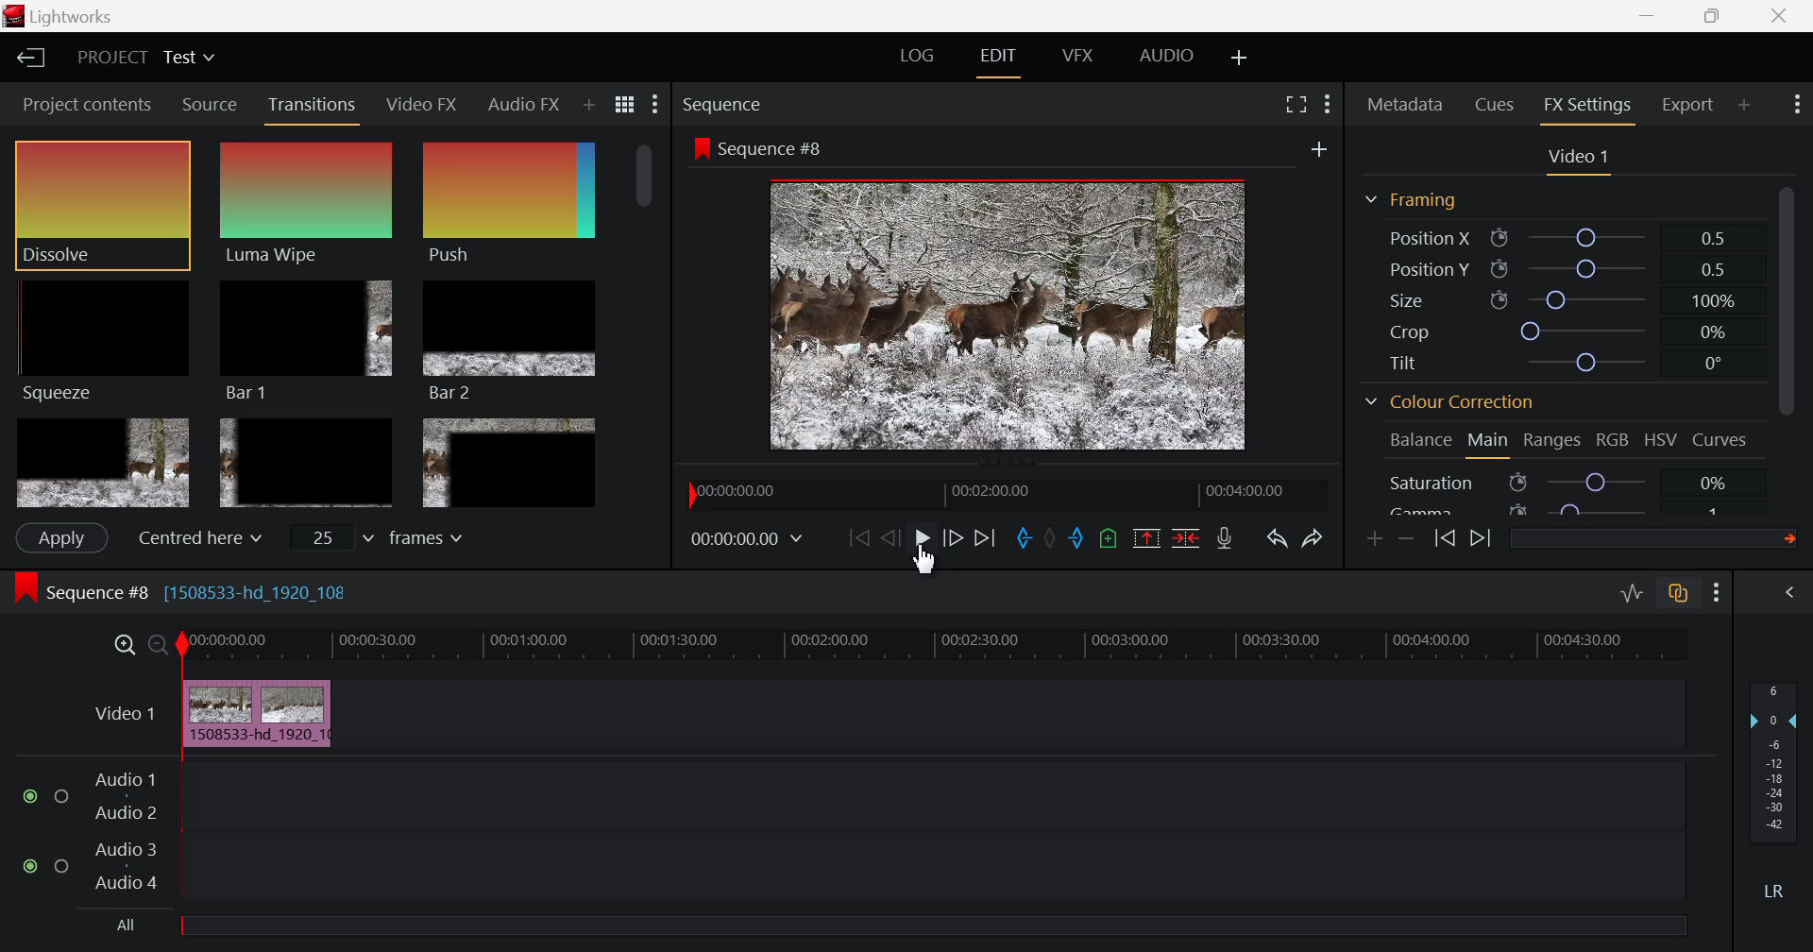  Describe the element at coordinates (1328, 104) in the screenshot. I see `Show settings` at that location.